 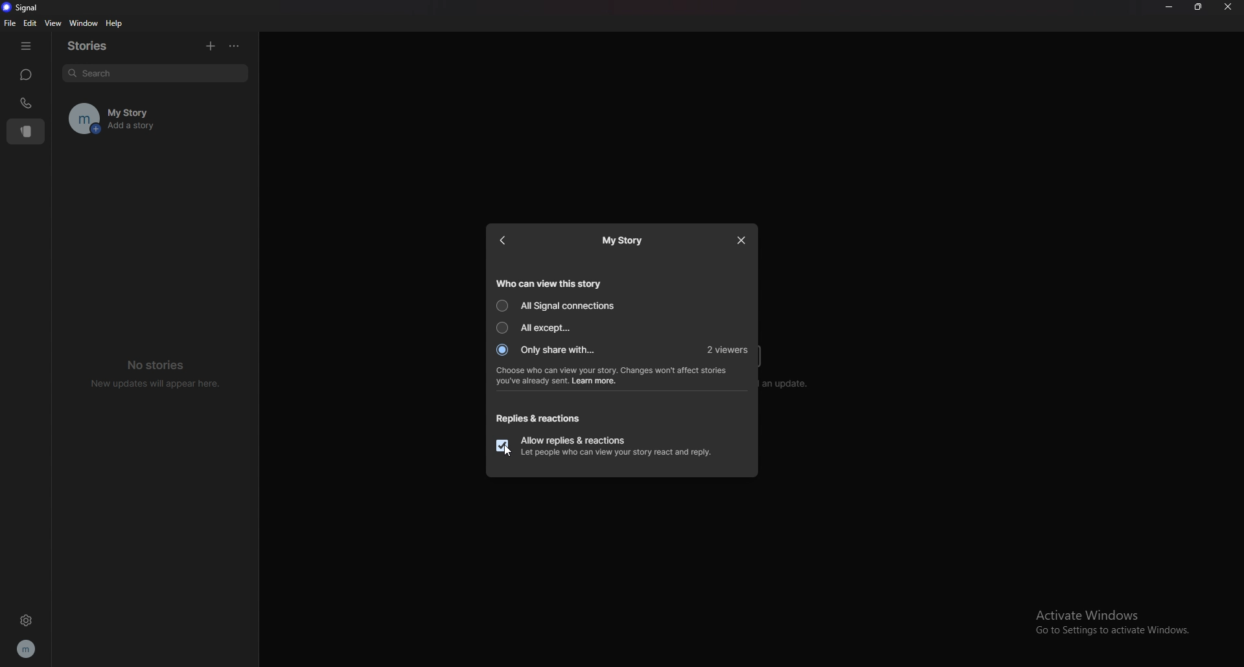 What do you see at coordinates (27, 648) in the screenshot?
I see `profile` at bounding box center [27, 648].